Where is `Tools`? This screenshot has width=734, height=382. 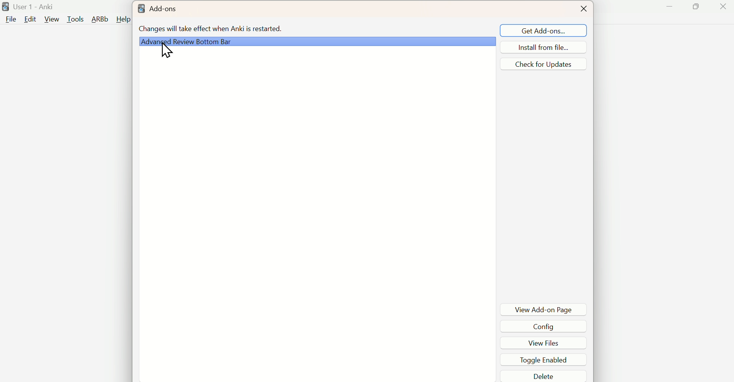
Tools is located at coordinates (76, 19).